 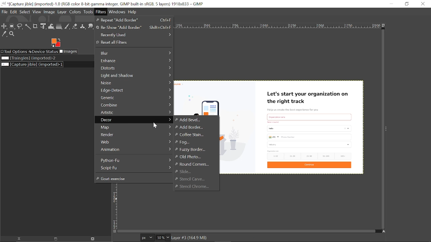 What do you see at coordinates (101, 12) in the screenshot?
I see `Filters` at bounding box center [101, 12].